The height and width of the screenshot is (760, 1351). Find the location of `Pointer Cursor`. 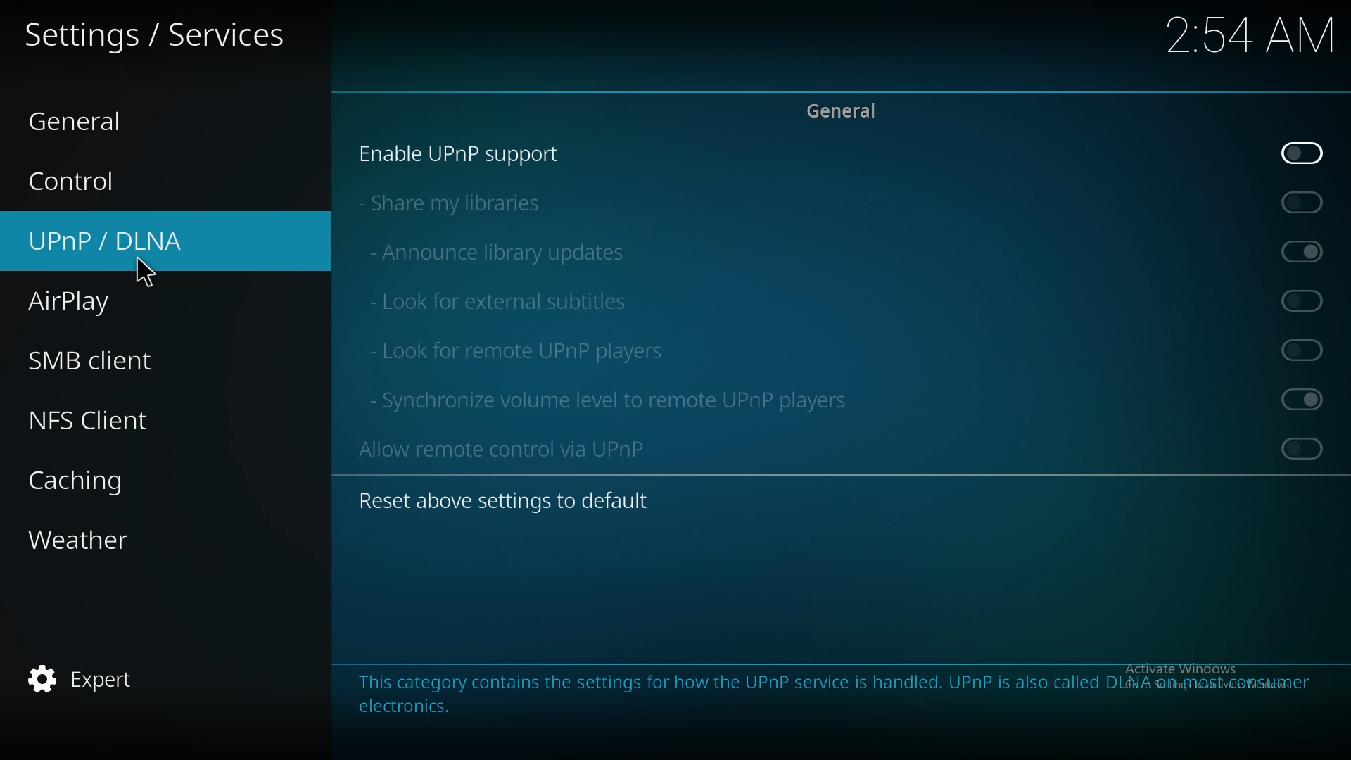

Pointer Cursor is located at coordinates (144, 270).